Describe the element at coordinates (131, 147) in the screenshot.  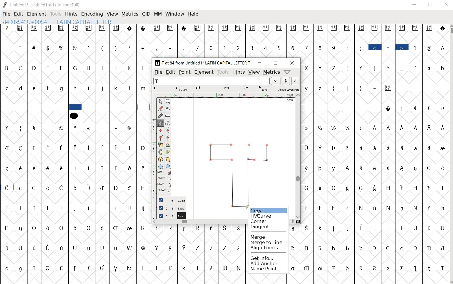
I see `Symbol` at that location.